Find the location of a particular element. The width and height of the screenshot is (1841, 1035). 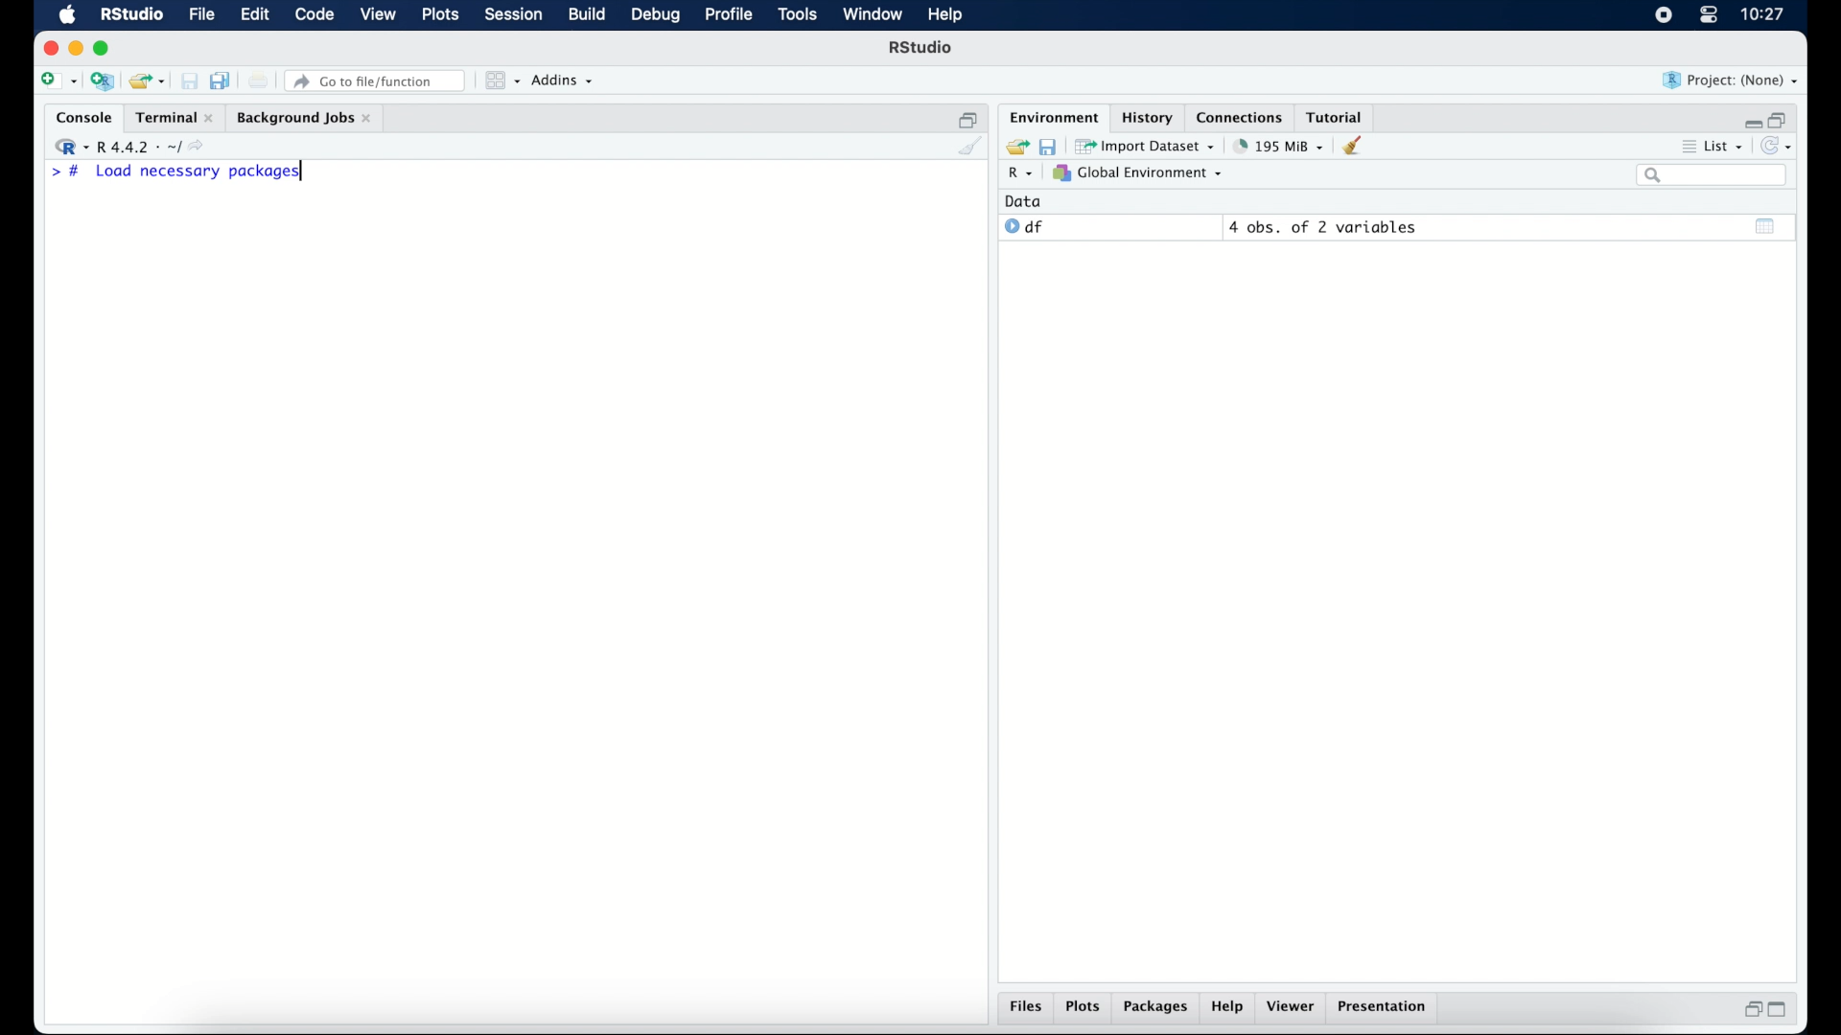

edit is located at coordinates (253, 15).